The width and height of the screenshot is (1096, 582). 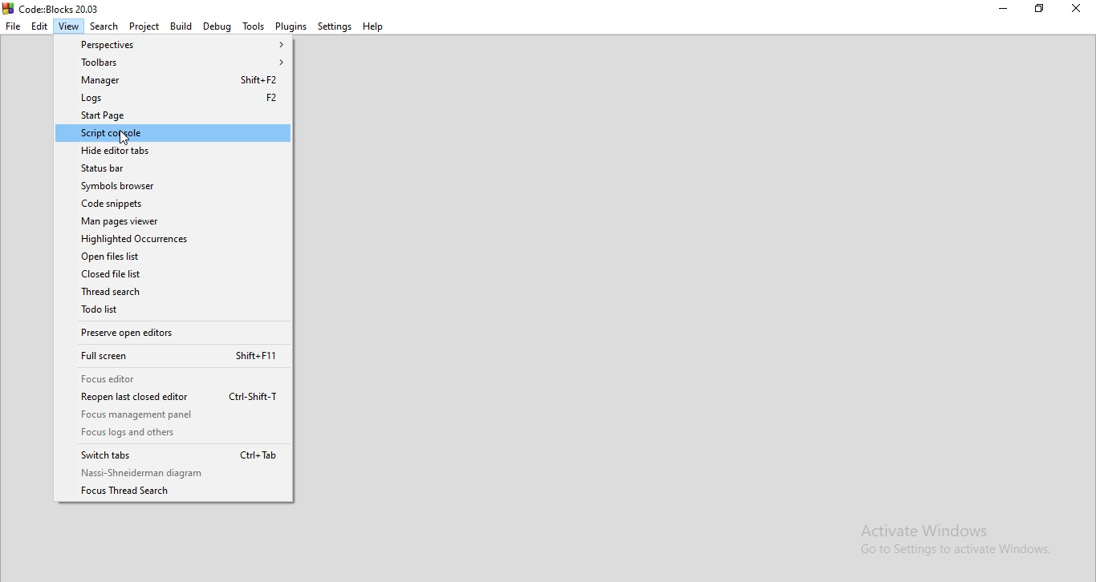 I want to click on Status bar, so click(x=174, y=168).